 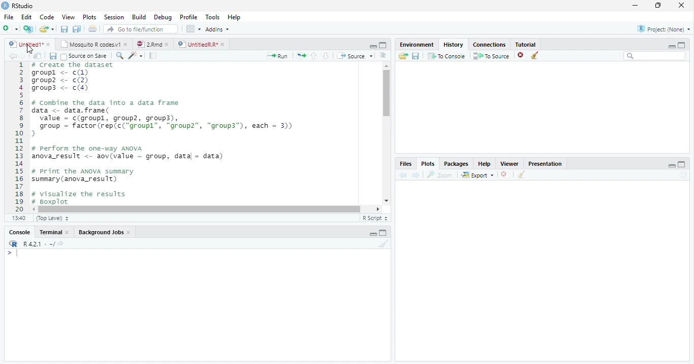 What do you see at coordinates (520, 175) in the screenshot?
I see `Clear Console` at bounding box center [520, 175].